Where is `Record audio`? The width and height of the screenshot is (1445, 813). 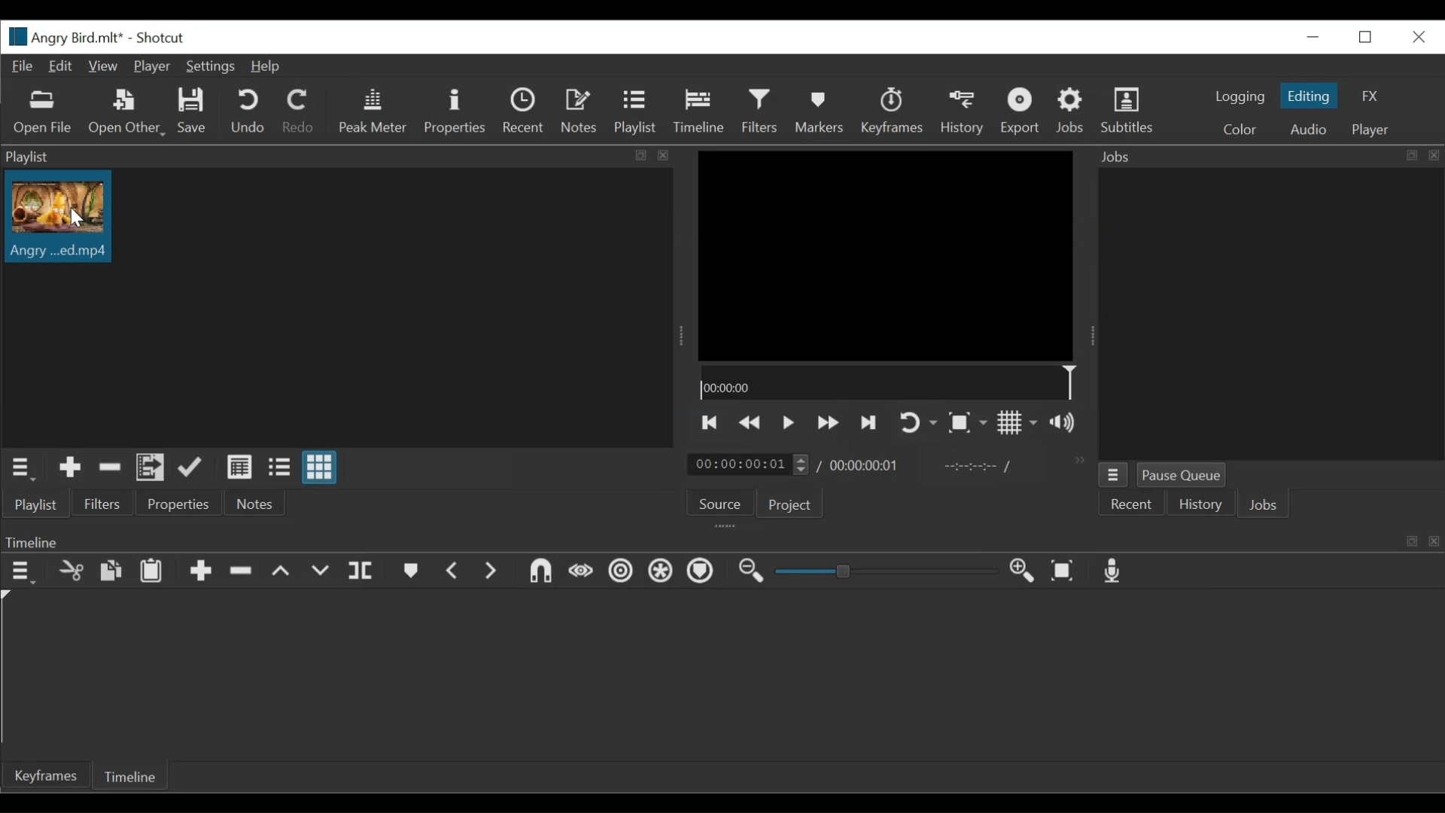 Record audio is located at coordinates (1114, 572).